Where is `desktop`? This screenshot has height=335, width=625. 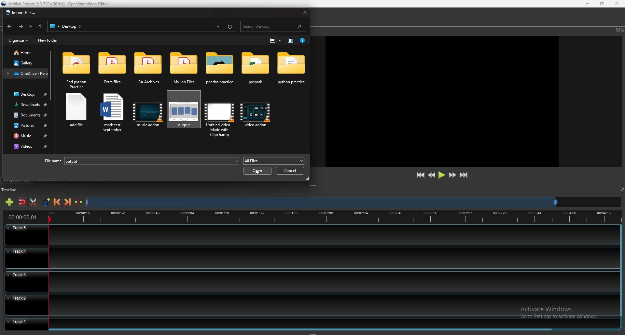
desktop is located at coordinates (63, 26).